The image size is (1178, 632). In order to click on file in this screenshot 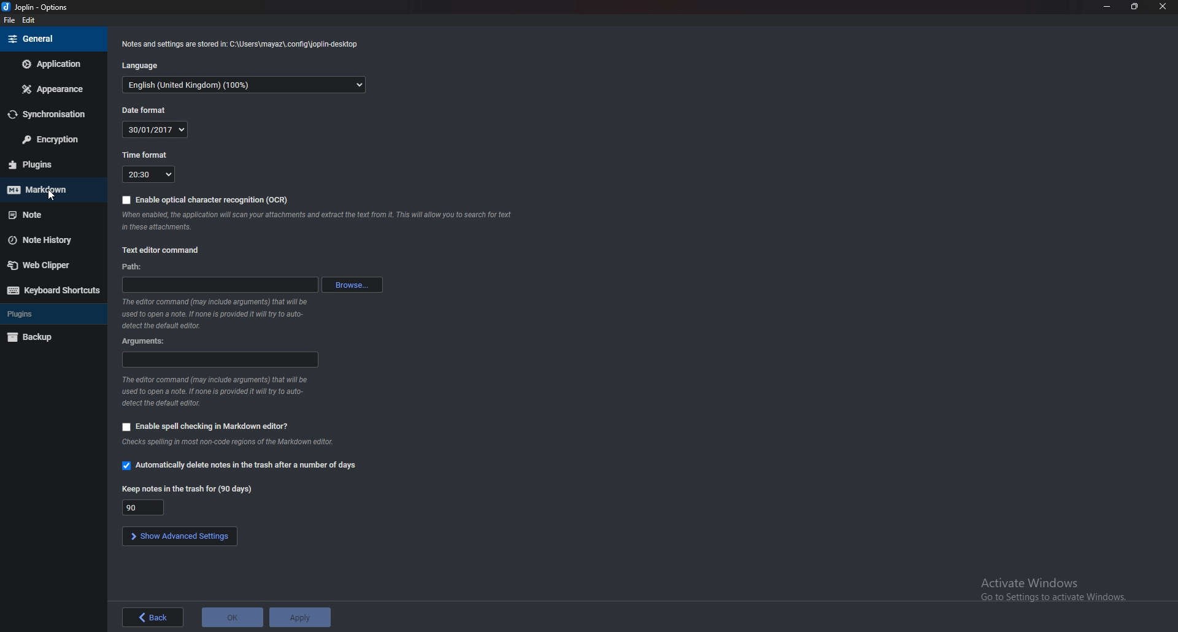, I will do `click(10, 20)`.